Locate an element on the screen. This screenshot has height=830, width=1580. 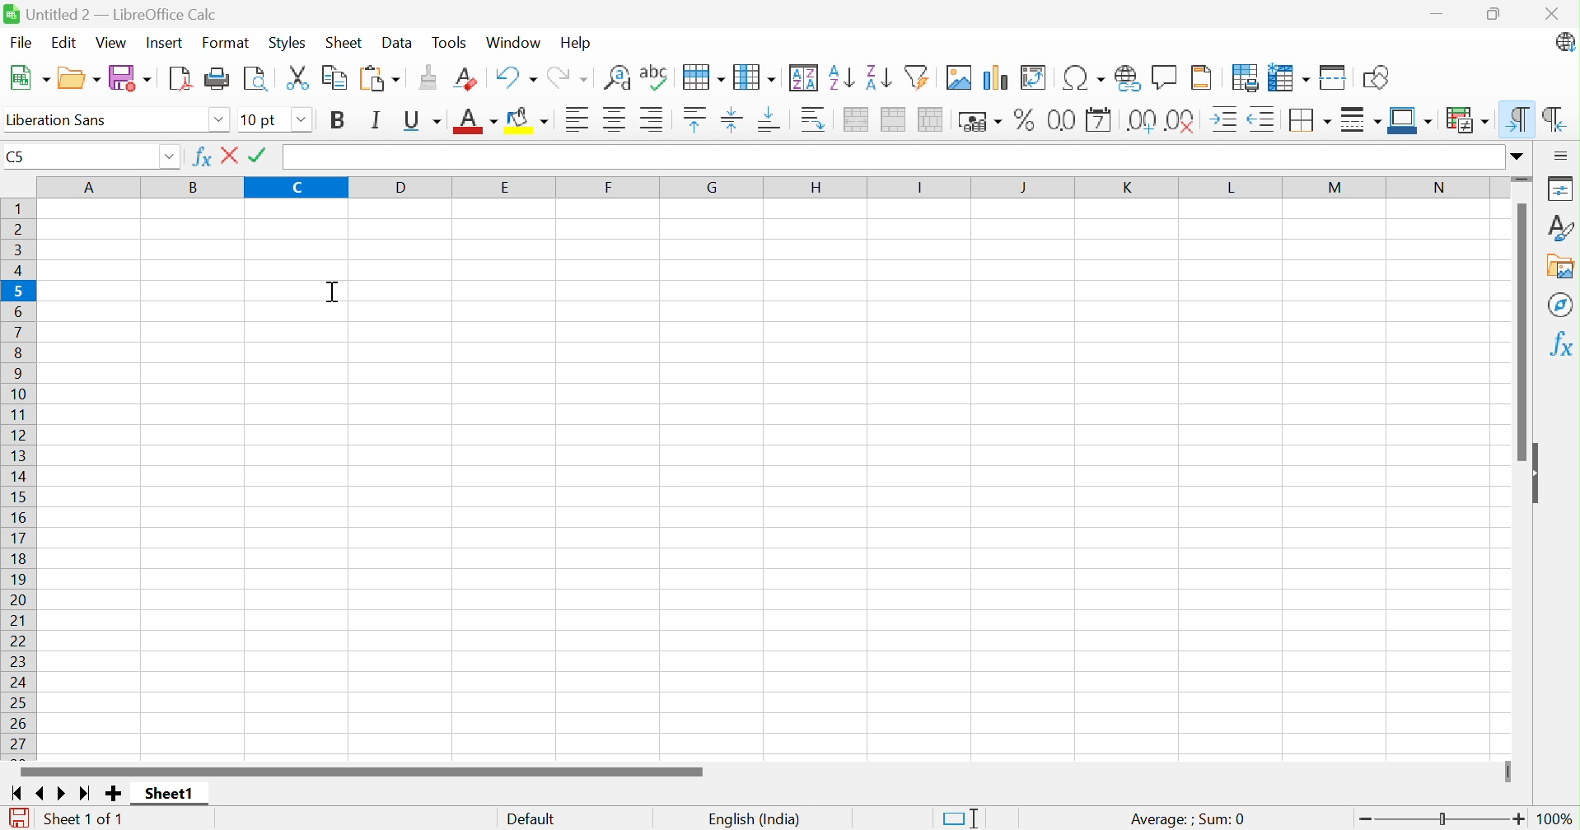
Data is located at coordinates (397, 43).